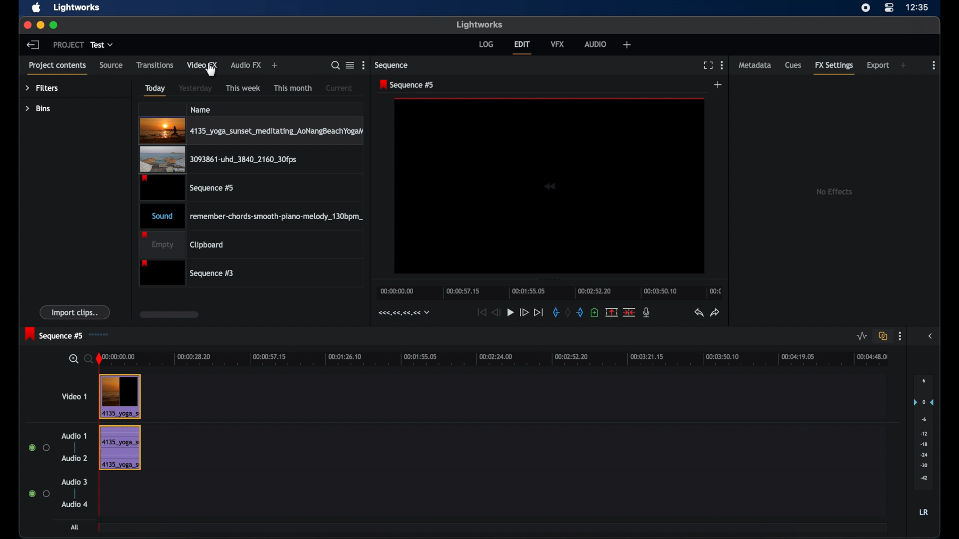 The image size is (959, 539). What do you see at coordinates (579, 313) in the screenshot?
I see `add an out mark` at bounding box center [579, 313].